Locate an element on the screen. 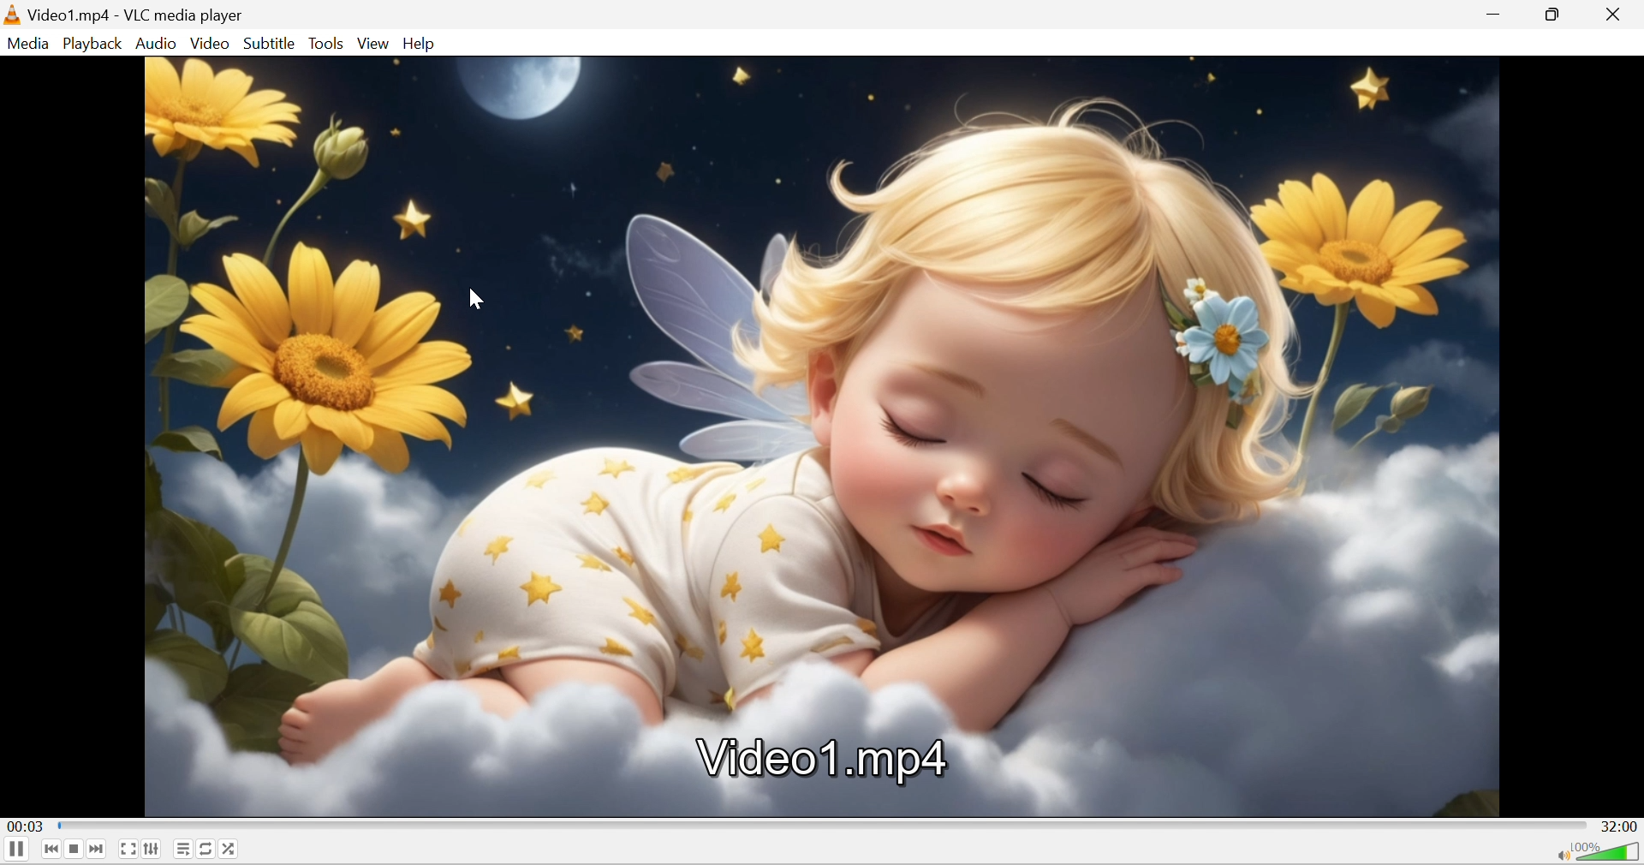 Image resolution: width=1644 pixels, height=865 pixels. cursor is located at coordinates (478, 301).